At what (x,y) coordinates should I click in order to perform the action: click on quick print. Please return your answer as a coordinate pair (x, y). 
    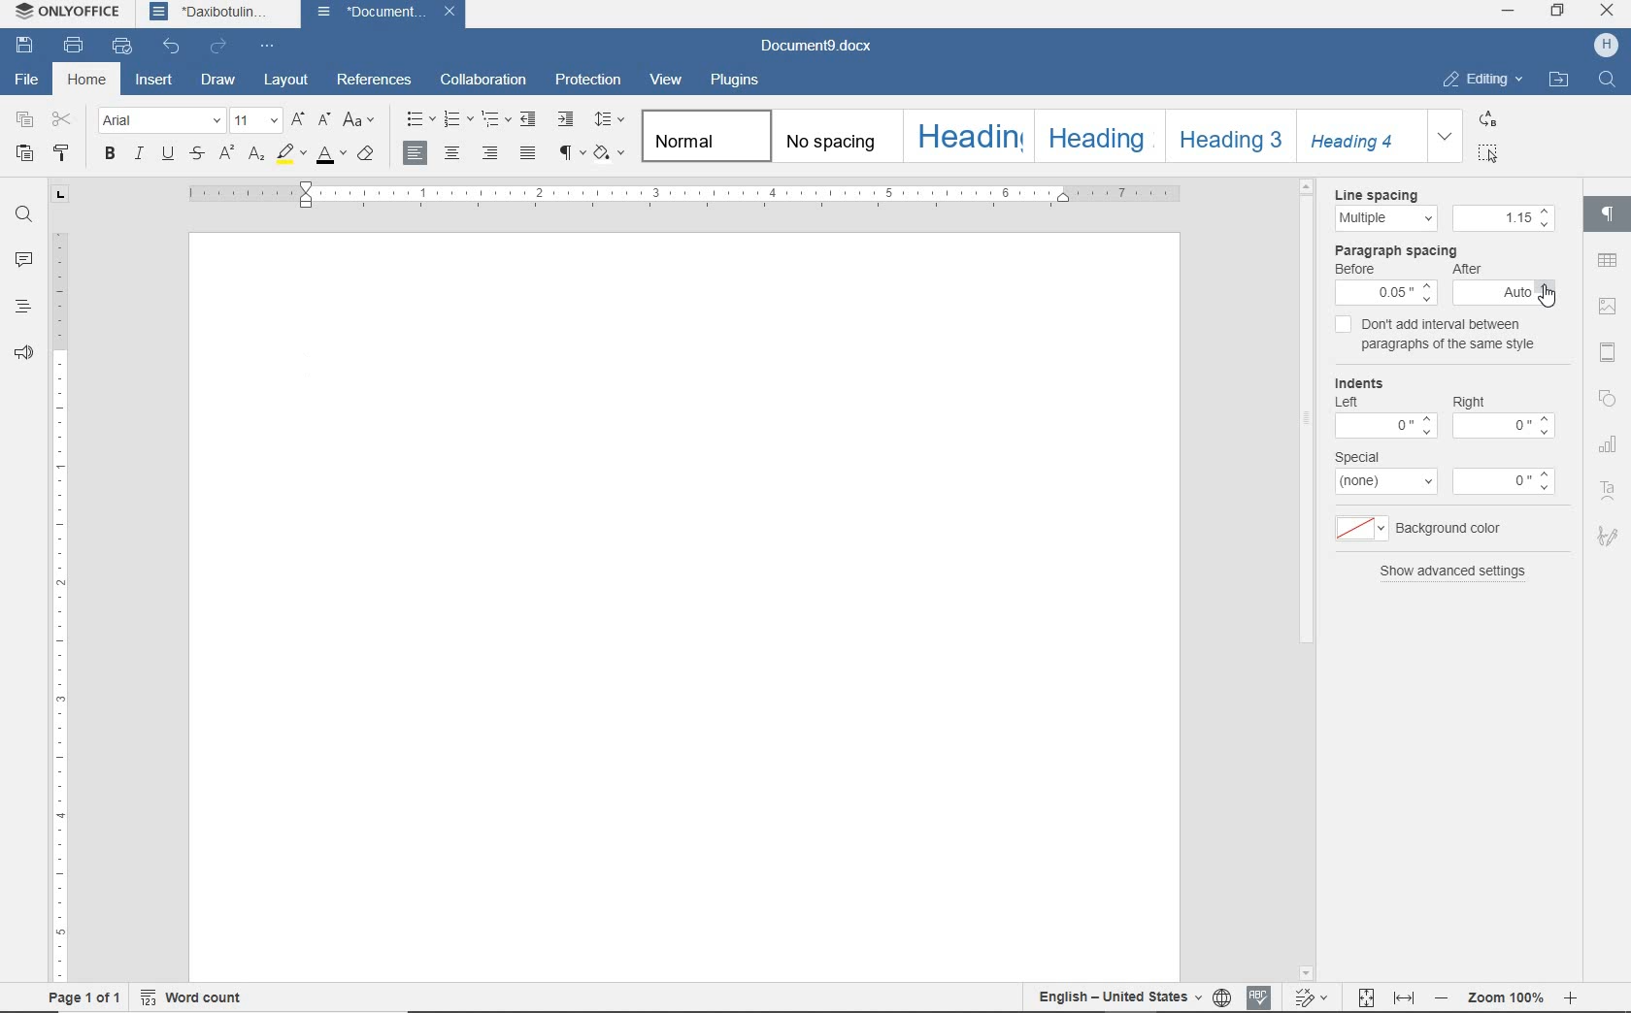
    Looking at the image, I should click on (123, 47).